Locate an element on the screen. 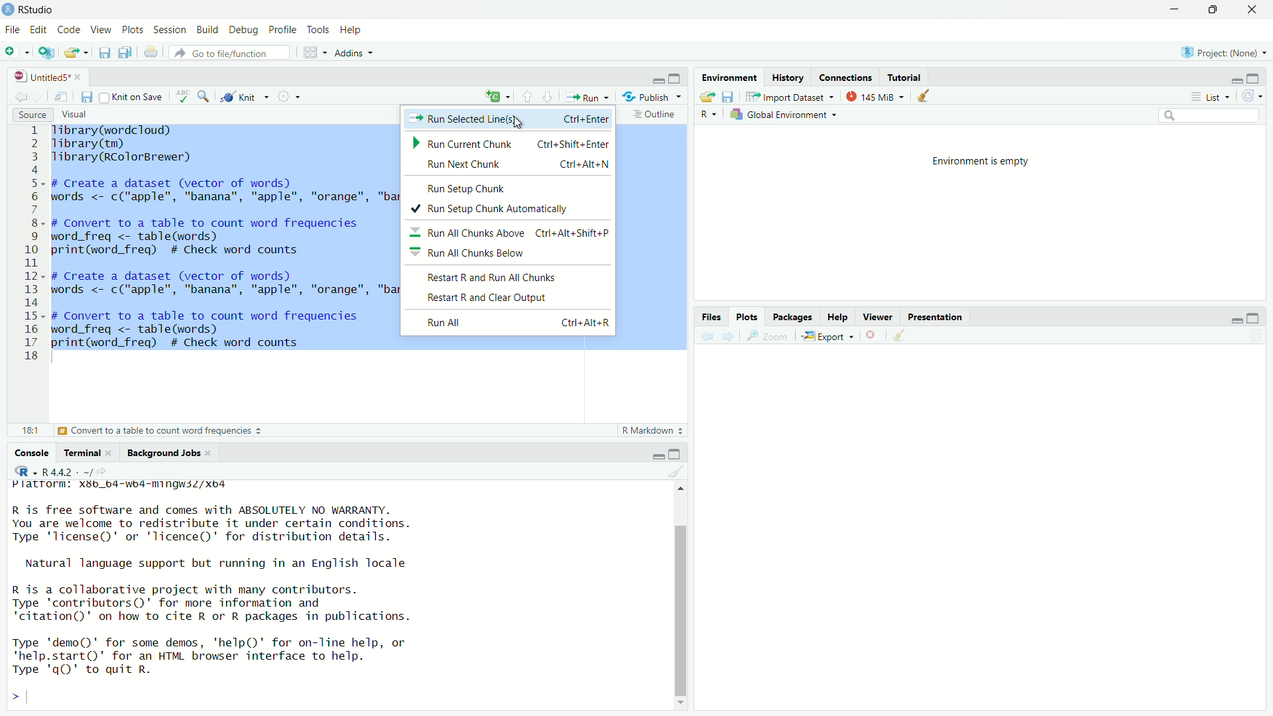  Outiline is located at coordinates (656, 114).